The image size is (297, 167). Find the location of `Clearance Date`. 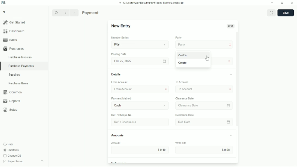

Clearance Date is located at coordinates (200, 106).